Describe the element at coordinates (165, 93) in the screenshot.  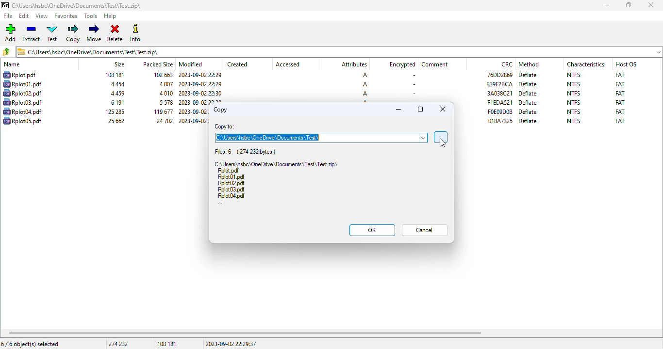
I see `packed size` at that location.